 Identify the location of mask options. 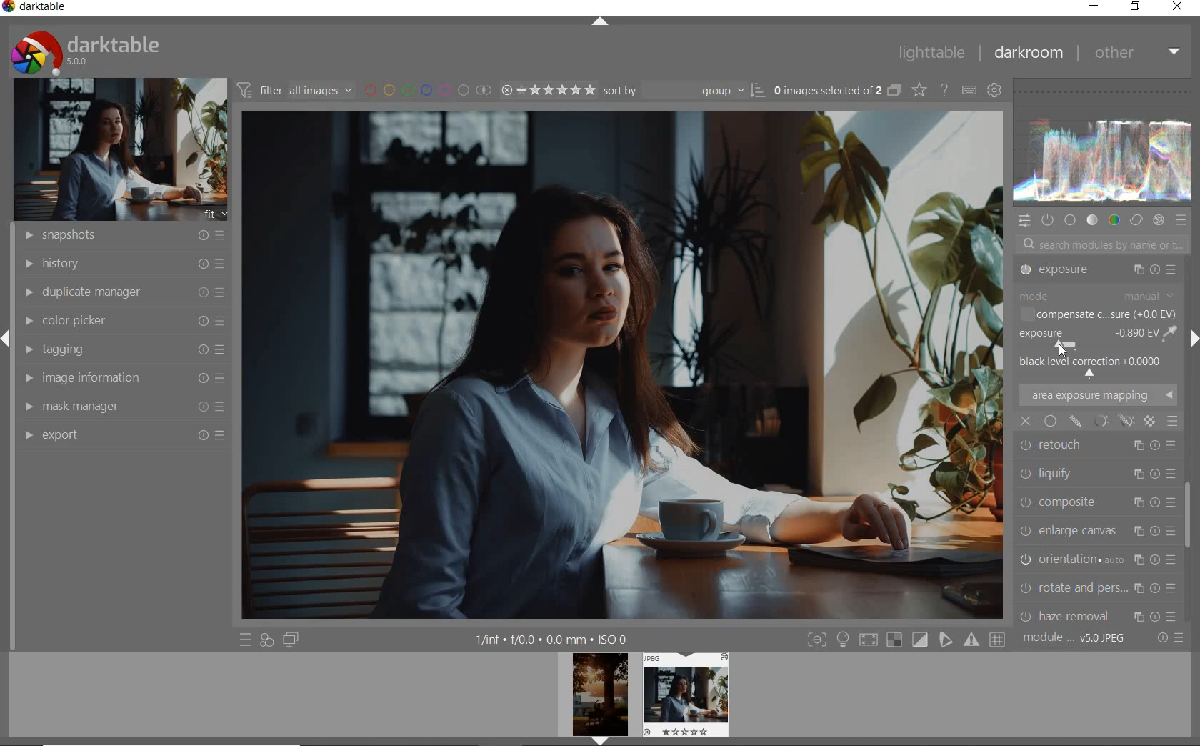
(1111, 420).